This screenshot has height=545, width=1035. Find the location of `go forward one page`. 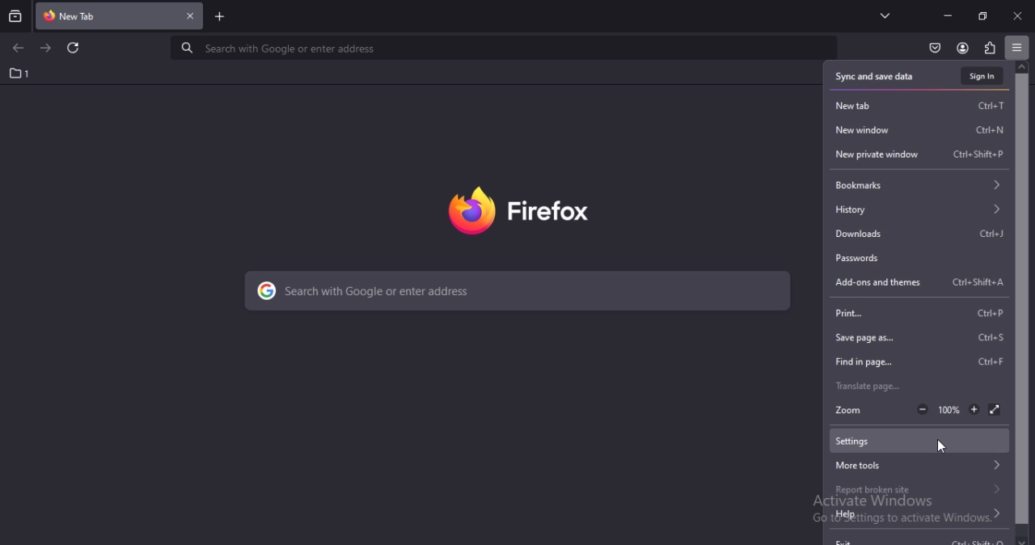

go forward one page is located at coordinates (47, 49).